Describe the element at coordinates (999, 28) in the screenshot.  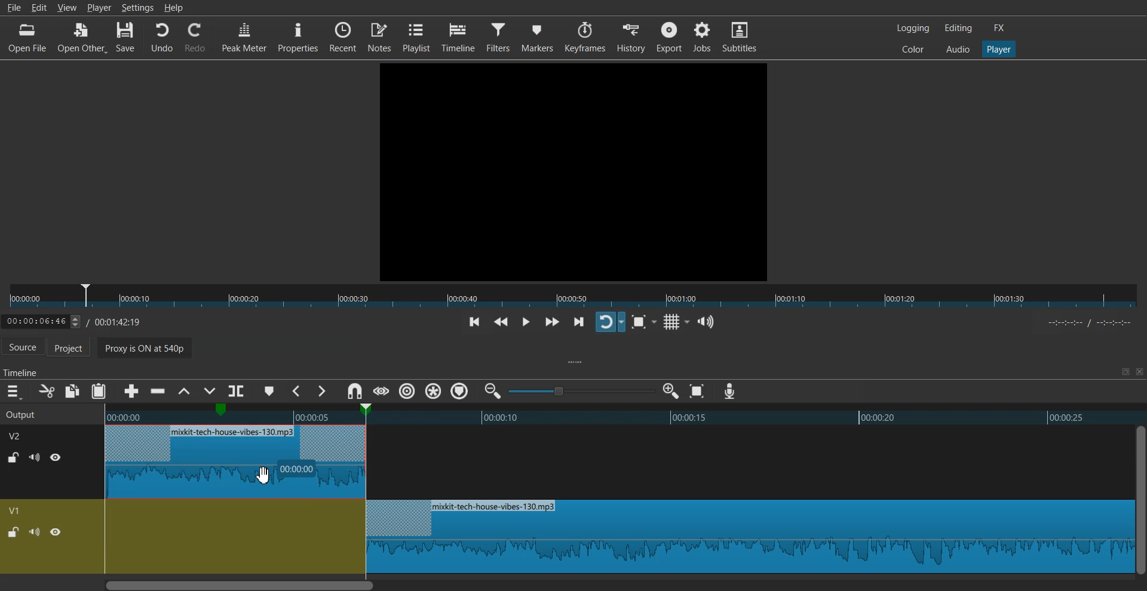
I see `FX` at that location.